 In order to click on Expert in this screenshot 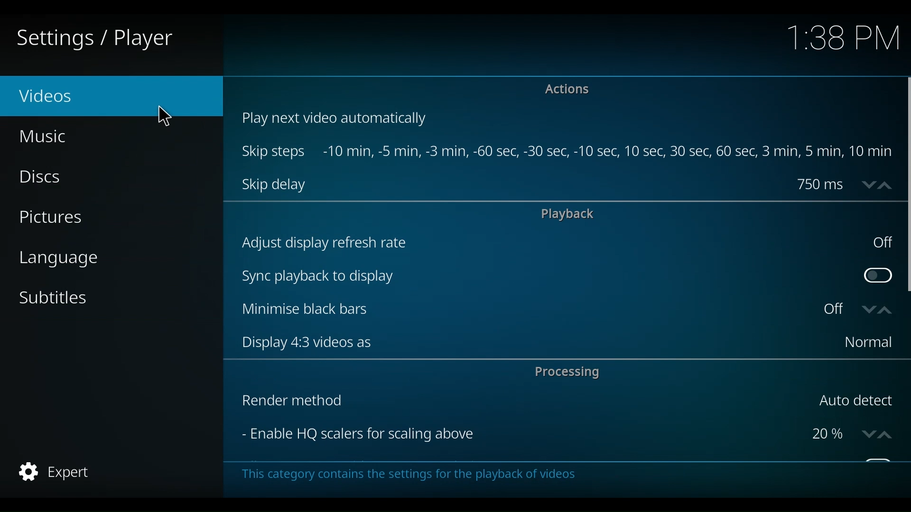, I will do `click(56, 472)`.